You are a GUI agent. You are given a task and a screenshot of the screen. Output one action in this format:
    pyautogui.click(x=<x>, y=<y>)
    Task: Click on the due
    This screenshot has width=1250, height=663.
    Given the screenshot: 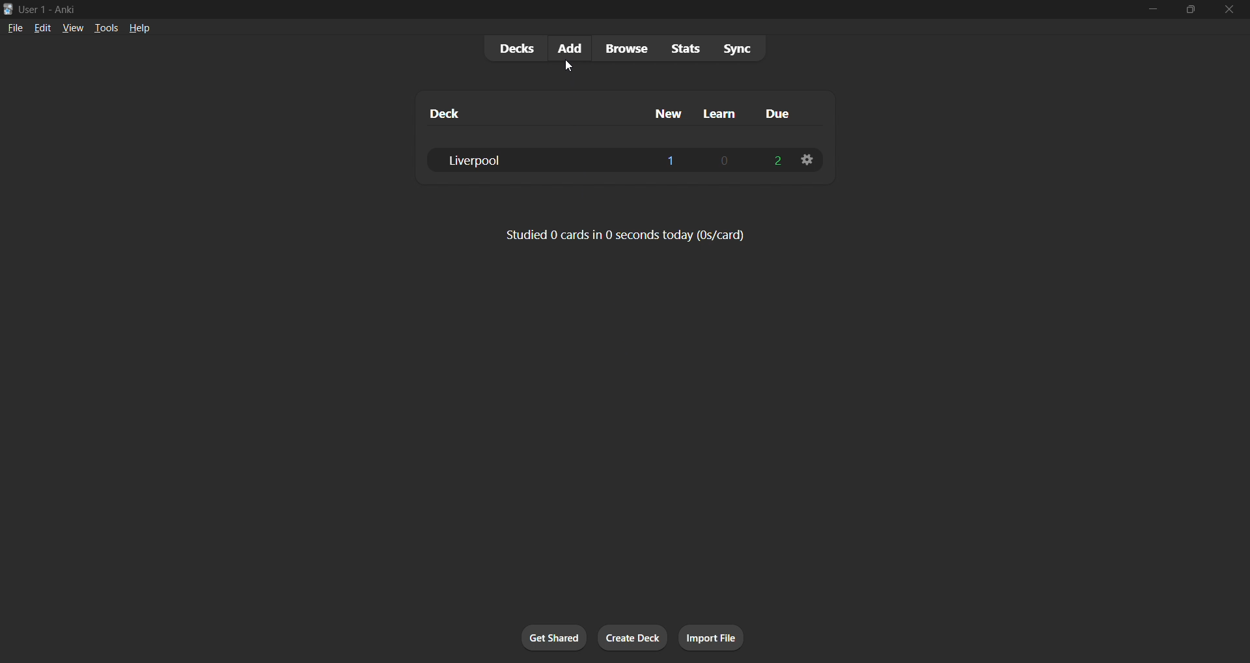 What is the action you would take?
    pyautogui.click(x=782, y=112)
    